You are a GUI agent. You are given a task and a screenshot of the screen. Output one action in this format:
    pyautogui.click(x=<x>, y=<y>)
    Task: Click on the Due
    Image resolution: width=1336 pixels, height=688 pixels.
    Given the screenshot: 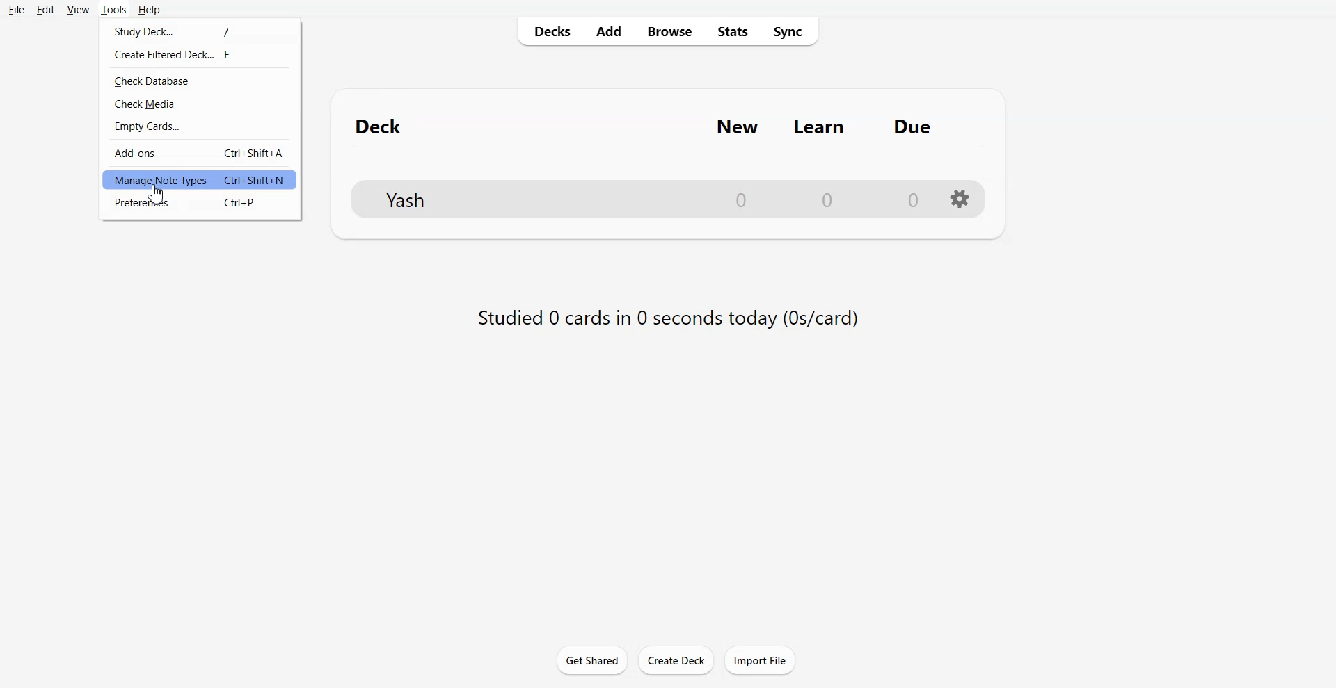 What is the action you would take?
    pyautogui.click(x=913, y=126)
    